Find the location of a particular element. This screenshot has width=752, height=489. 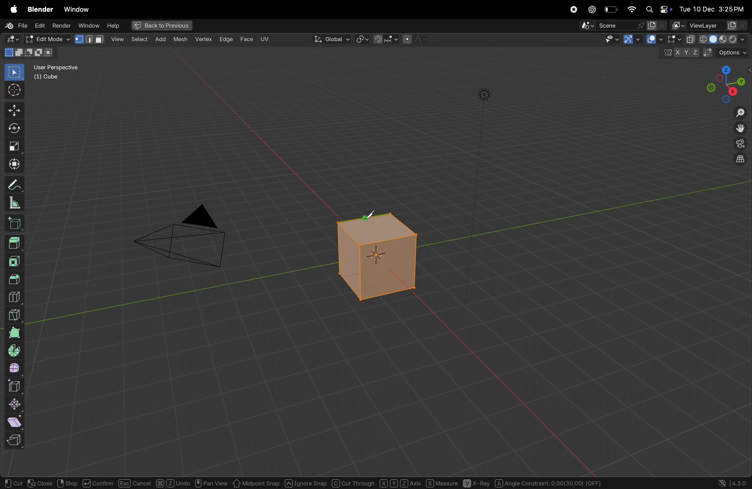

3 d cube is located at coordinates (379, 257).